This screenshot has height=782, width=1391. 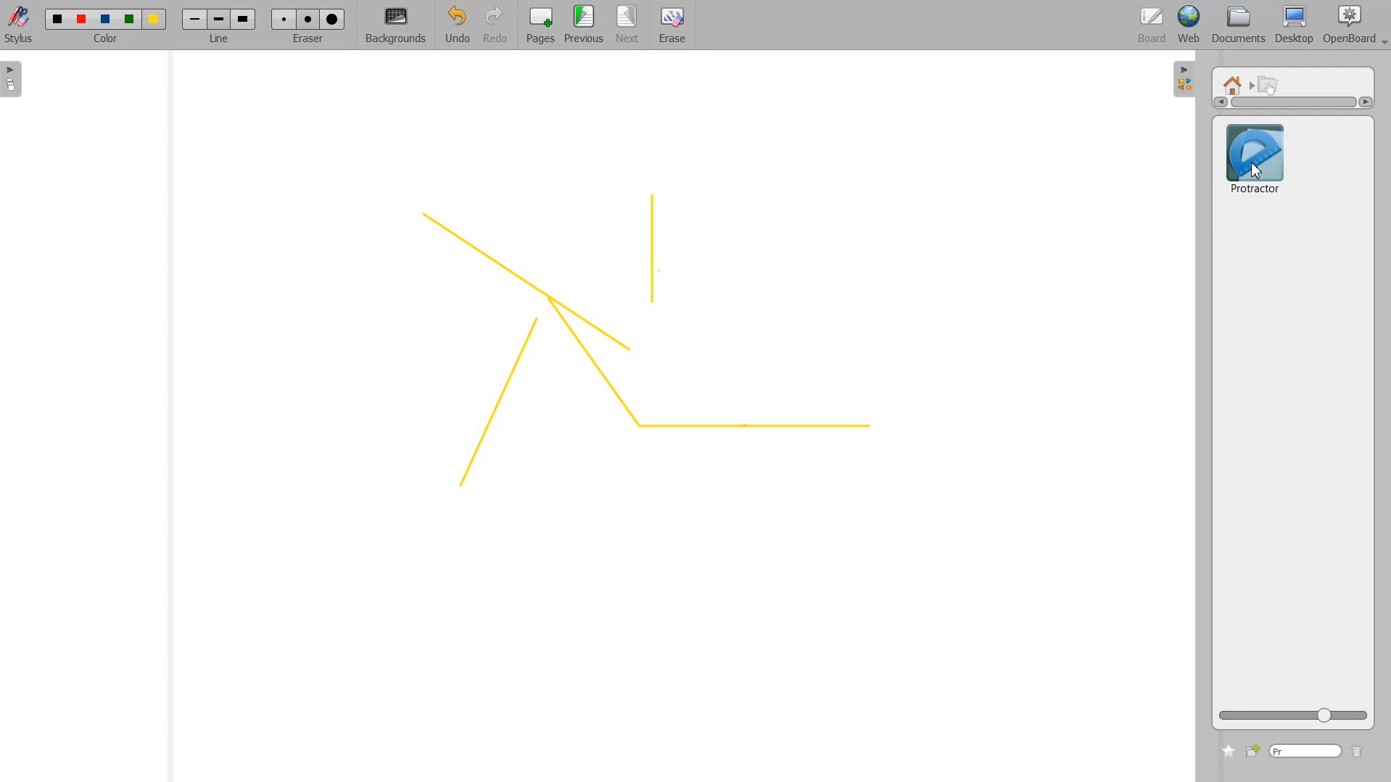 I want to click on Type window, so click(x=1305, y=752).